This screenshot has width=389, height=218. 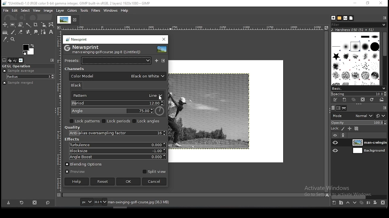 What do you see at coordinates (117, 150) in the screenshot?
I see `blocksize` at bounding box center [117, 150].